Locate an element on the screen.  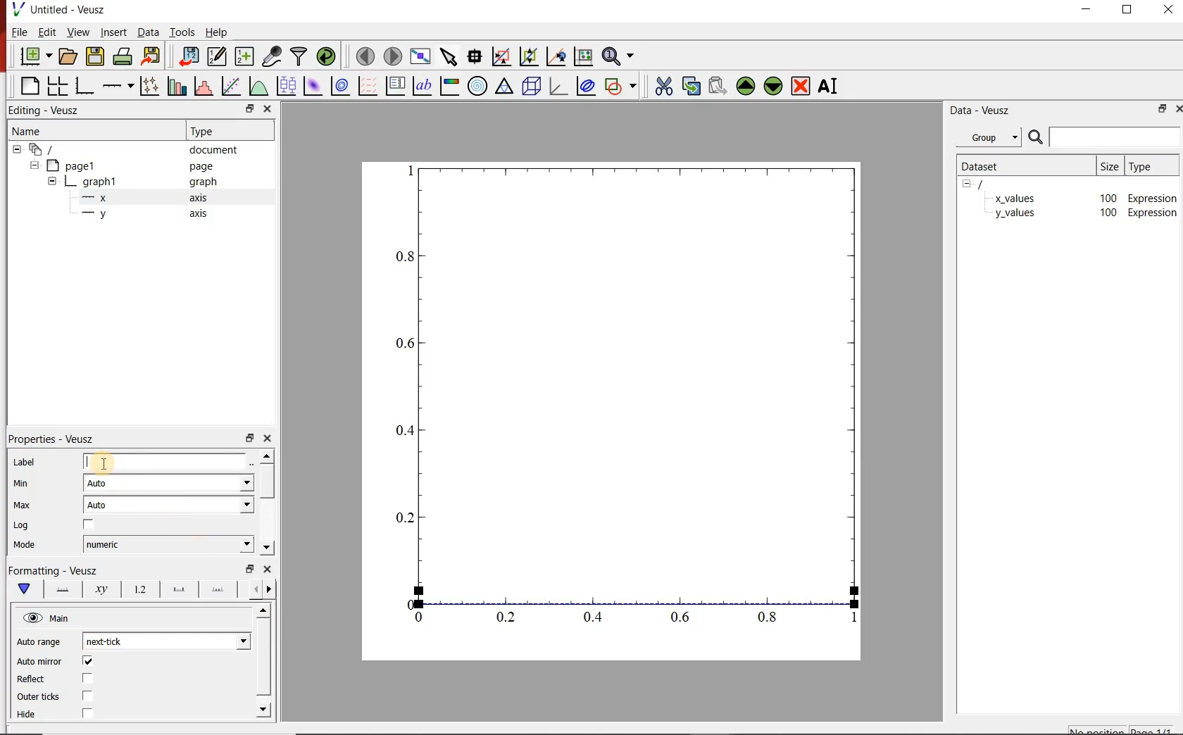
axis is located at coordinates (200, 198).